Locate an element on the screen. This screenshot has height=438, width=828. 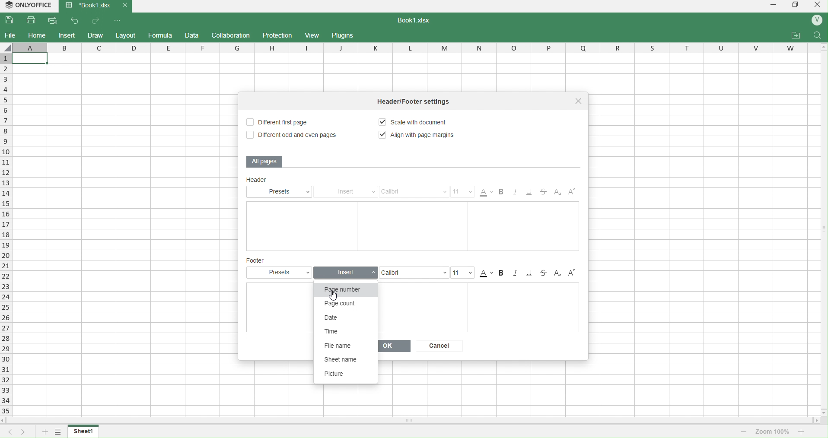
Sheet name is located at coordinates (345, 360).